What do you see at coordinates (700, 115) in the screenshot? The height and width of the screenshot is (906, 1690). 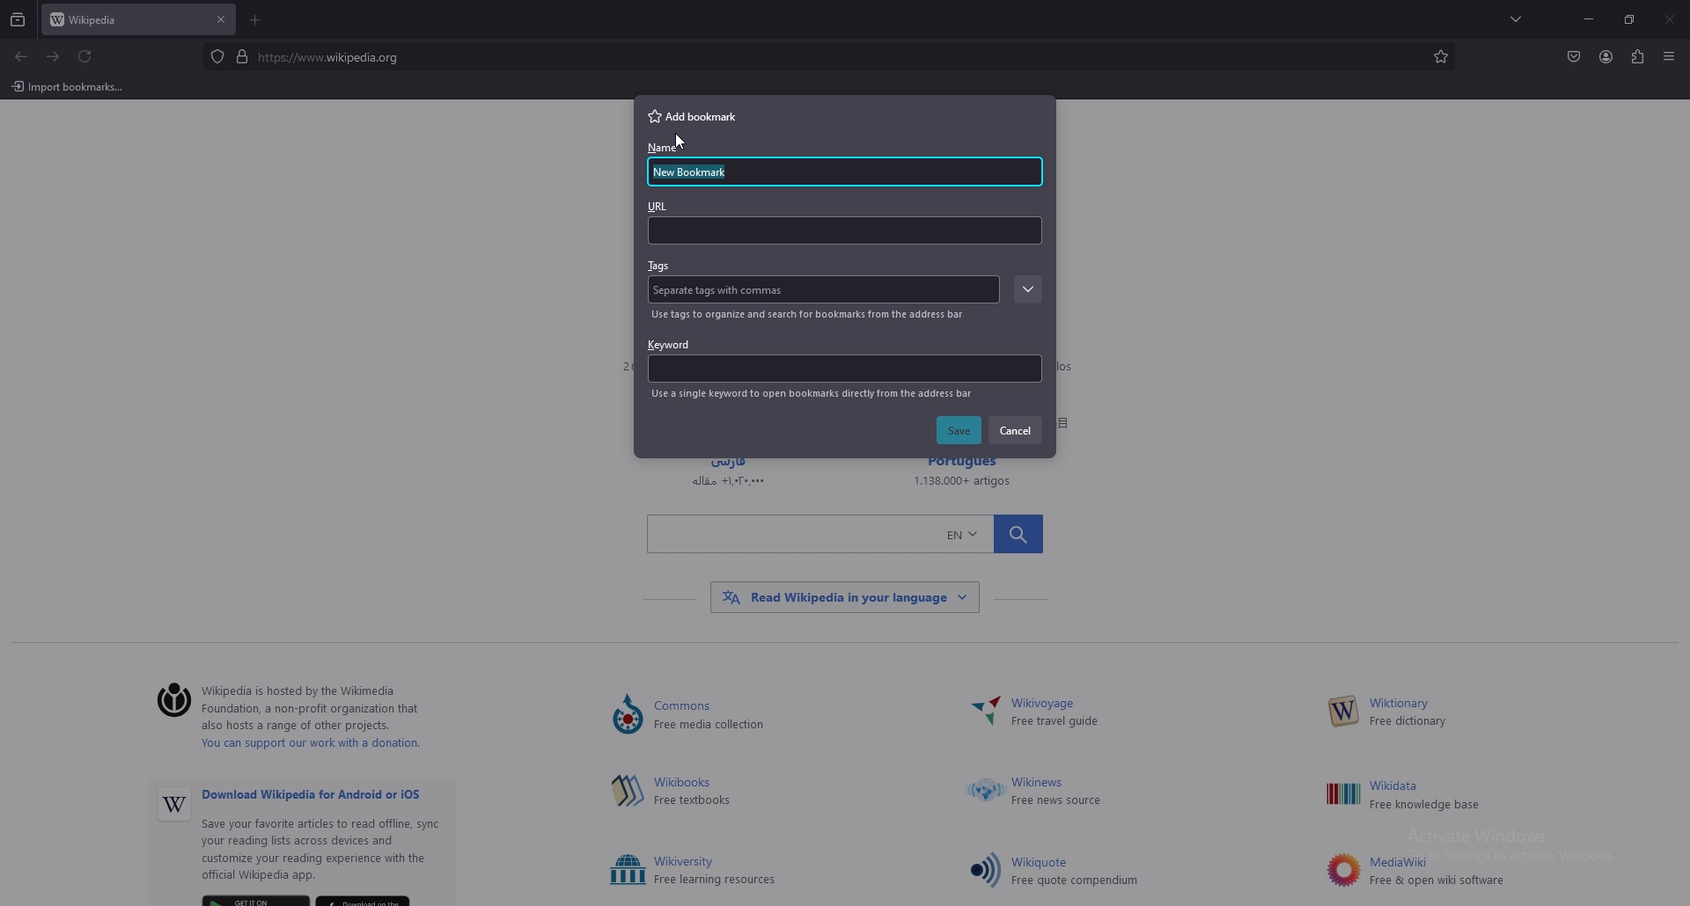 I see `add bookmark` at bounding box center [700, 115].